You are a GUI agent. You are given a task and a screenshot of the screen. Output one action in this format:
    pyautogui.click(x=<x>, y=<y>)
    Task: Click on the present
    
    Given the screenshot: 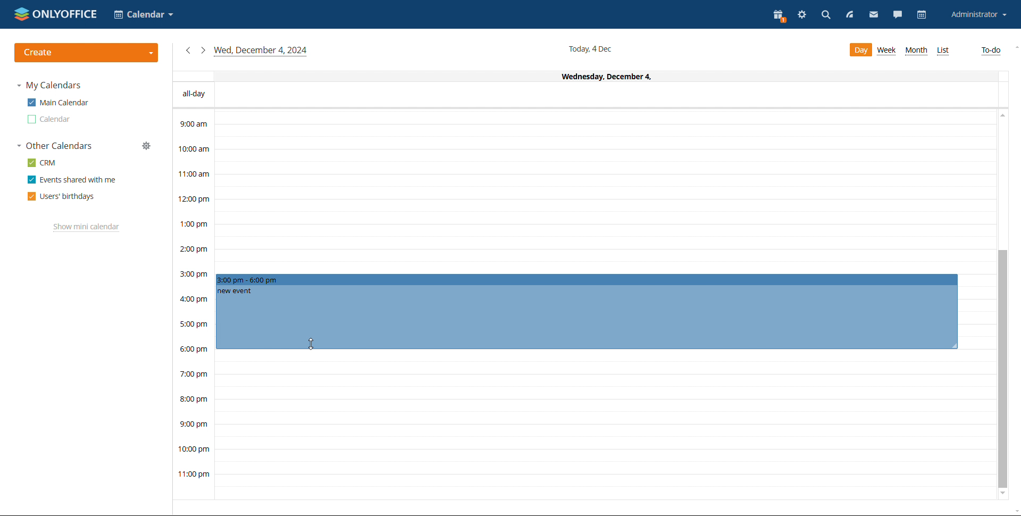 What is the action you would take?
    pyautogui.click(x=779, y=15)
    